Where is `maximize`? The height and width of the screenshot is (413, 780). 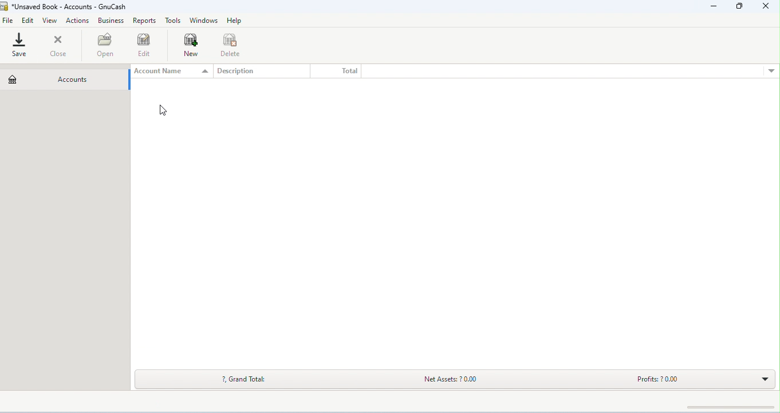 maximize is located at coordinates (738, 6).